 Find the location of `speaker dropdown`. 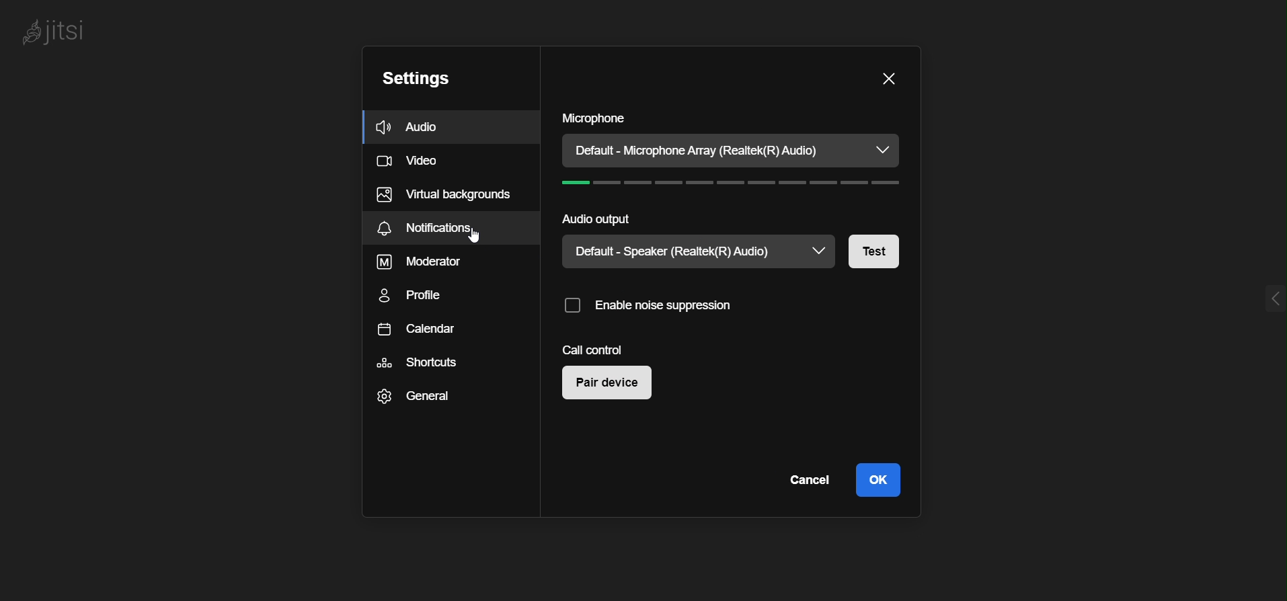

speaker dropdown is located at coordinates (817, 251).